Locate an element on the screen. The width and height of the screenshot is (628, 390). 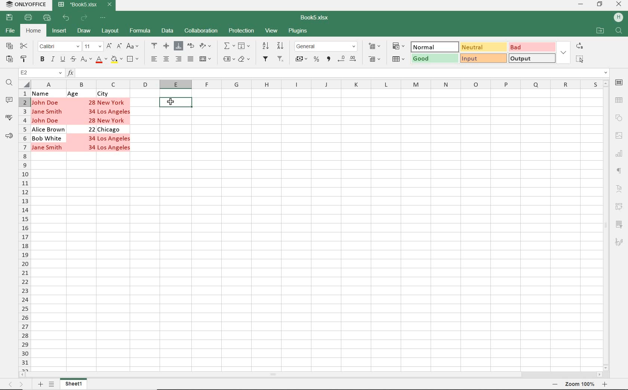
DECREMENT FONT SIZE is located at coordinates (119, 46).